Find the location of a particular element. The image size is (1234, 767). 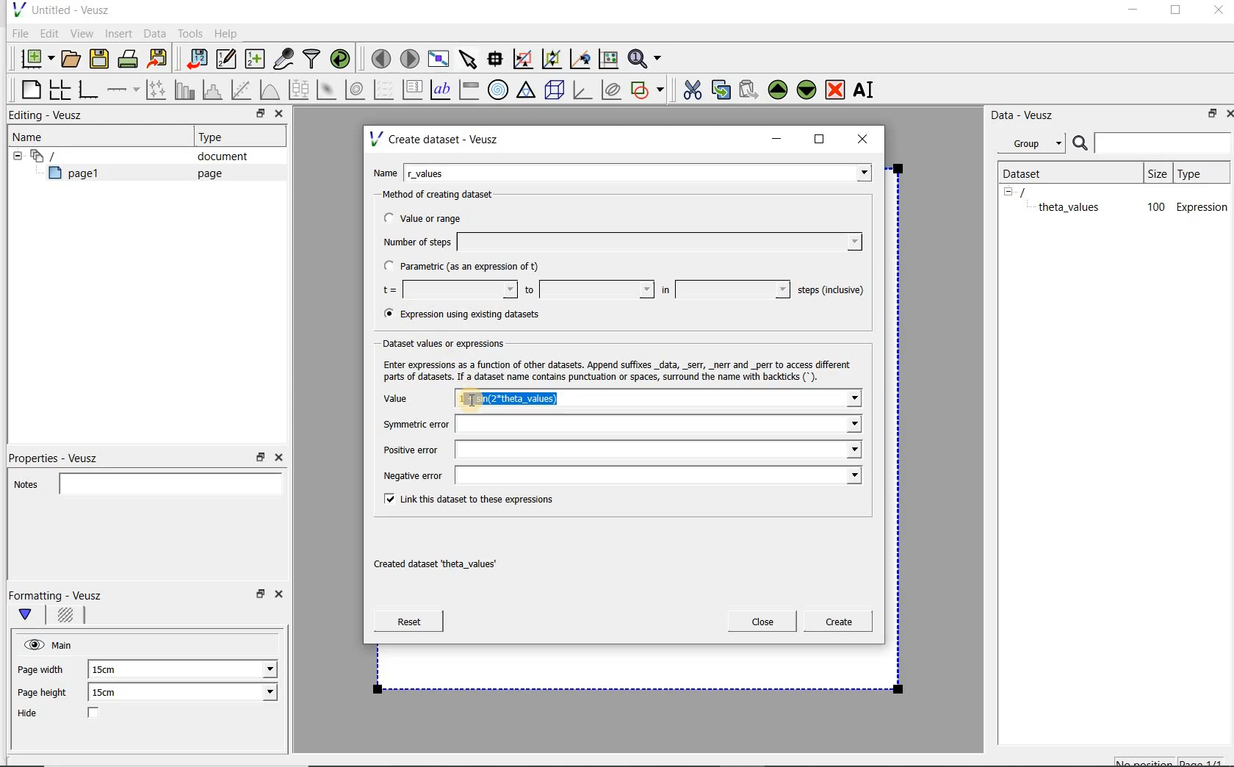

Cursor is located at coordinates (514, 399).